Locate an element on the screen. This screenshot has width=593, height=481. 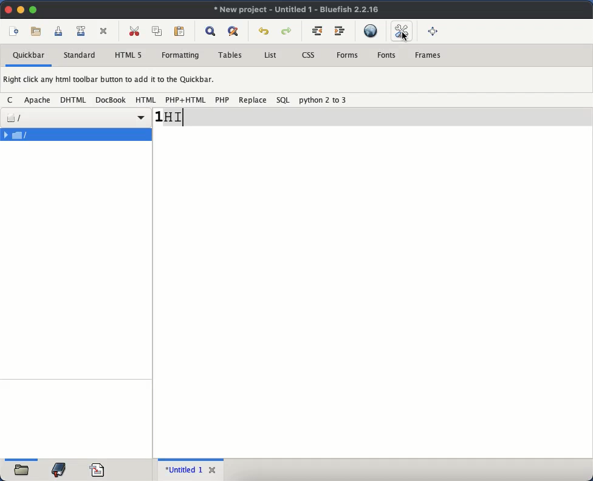
undo is located at coordinates (265, 32).